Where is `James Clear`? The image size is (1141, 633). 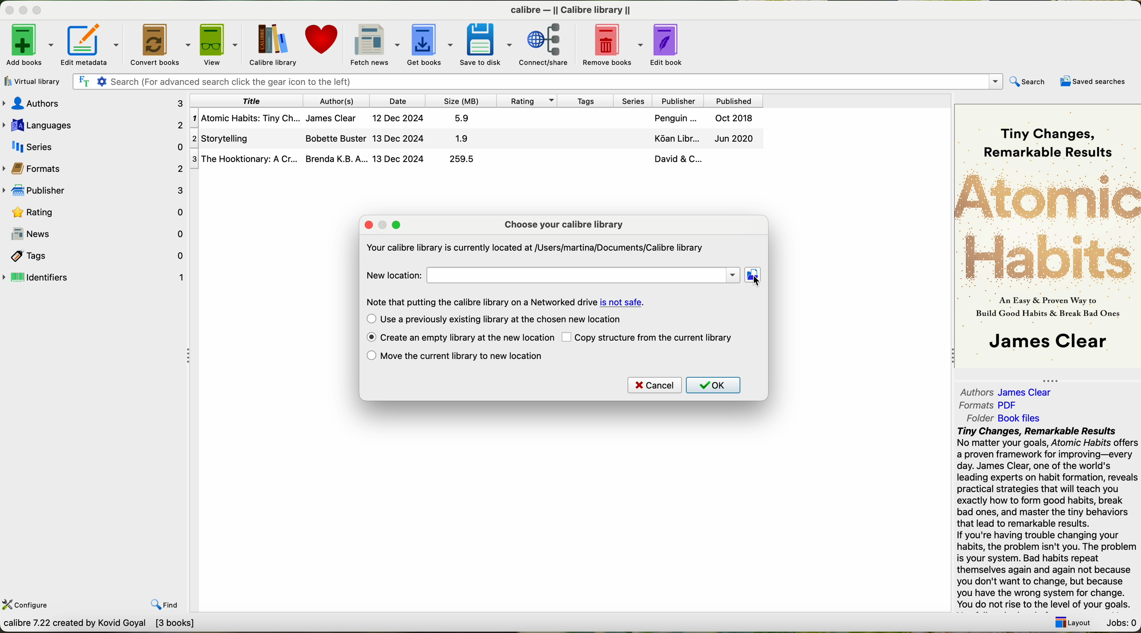 James Clear is located at coordinates (1047, 343).